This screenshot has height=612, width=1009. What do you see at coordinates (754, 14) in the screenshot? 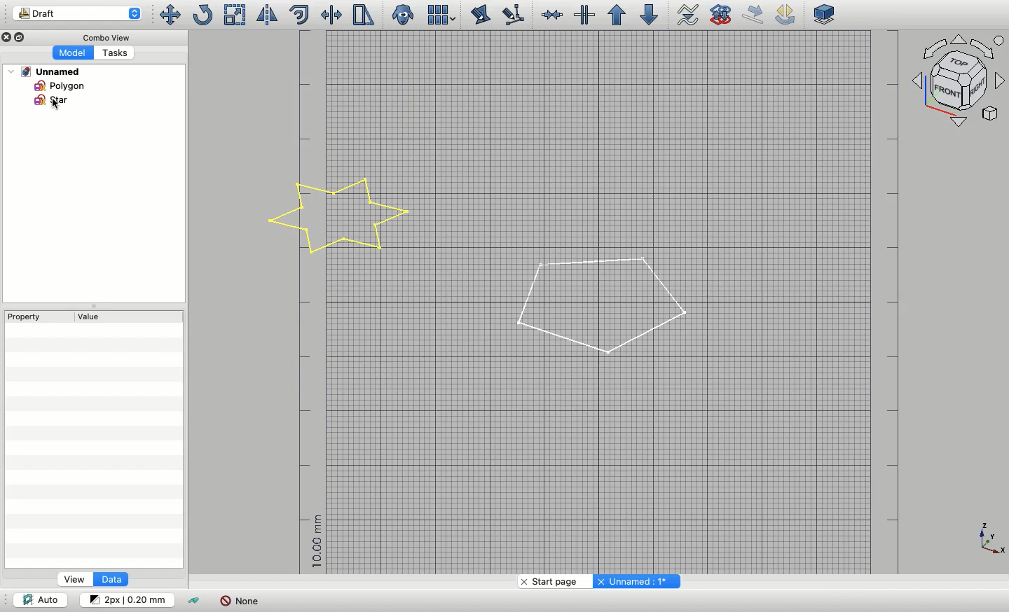
I see `Draft move` at bounding box center [754, 14].